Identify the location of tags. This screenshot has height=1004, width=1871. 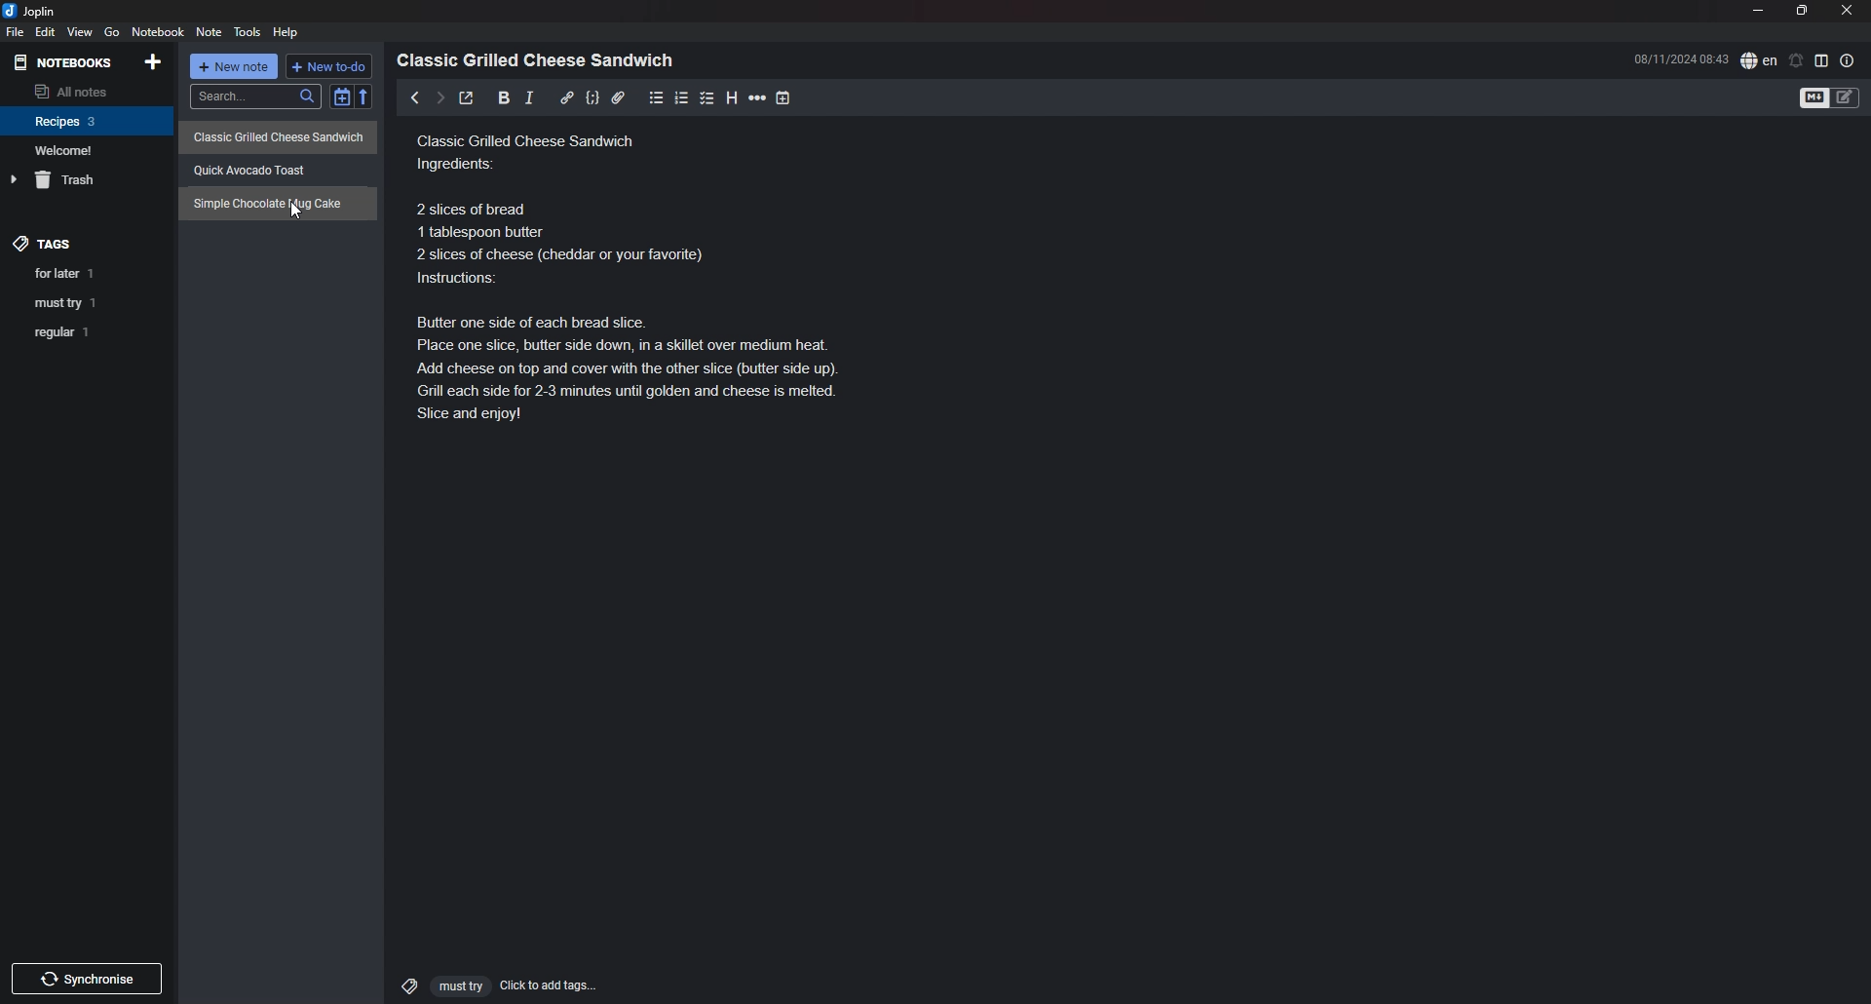
(45, 238).